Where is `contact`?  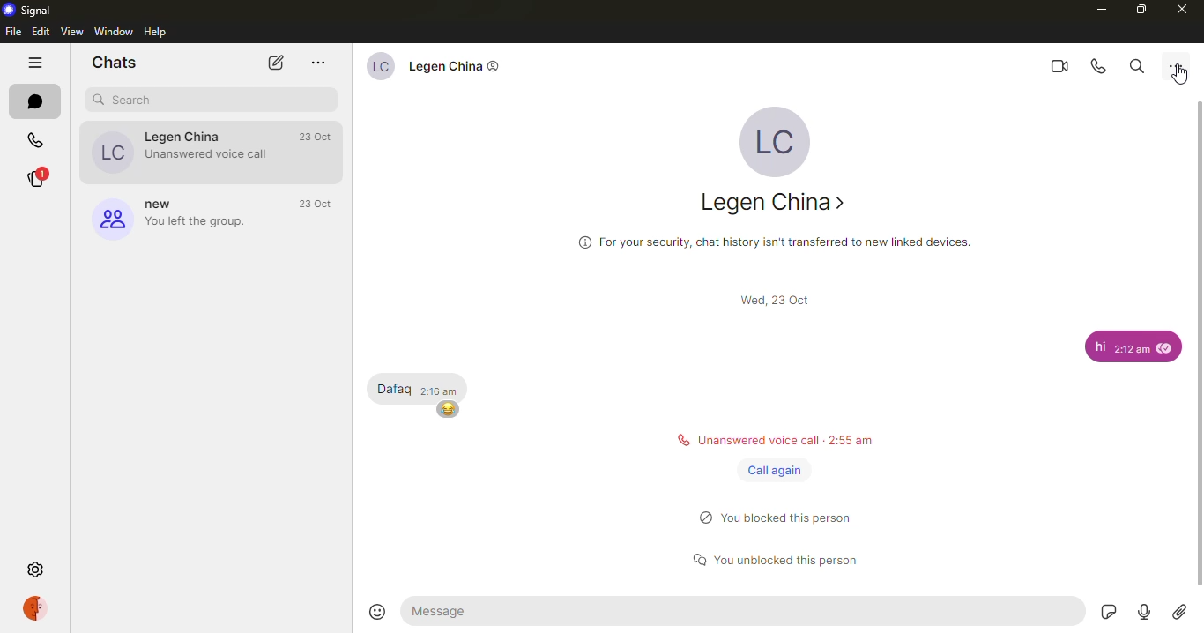
contact is located at coordinates (436, 70).